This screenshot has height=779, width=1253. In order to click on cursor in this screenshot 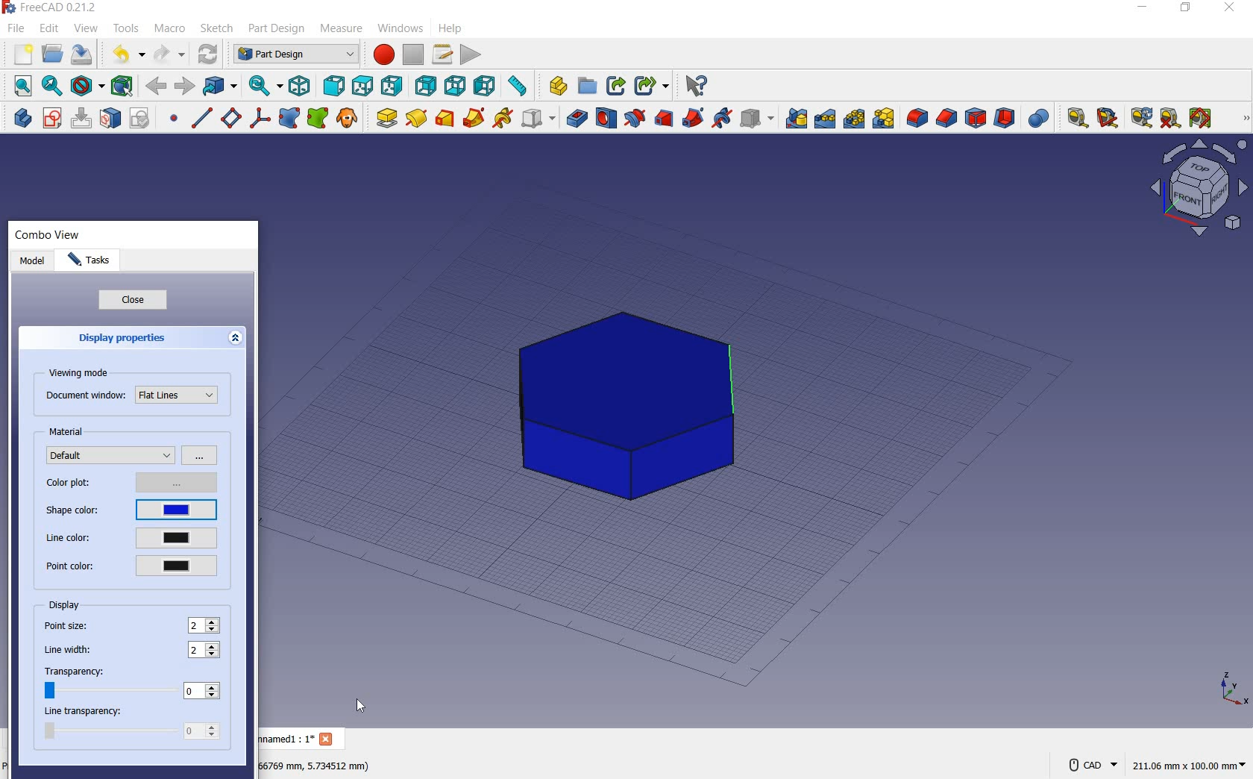, I will do `click(358, 706)`.